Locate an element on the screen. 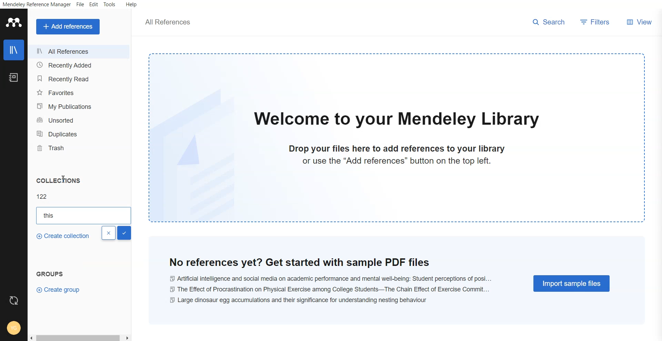 The width and height of the screenshot is (662, 341). Logo is located at coordinates (14, 22).